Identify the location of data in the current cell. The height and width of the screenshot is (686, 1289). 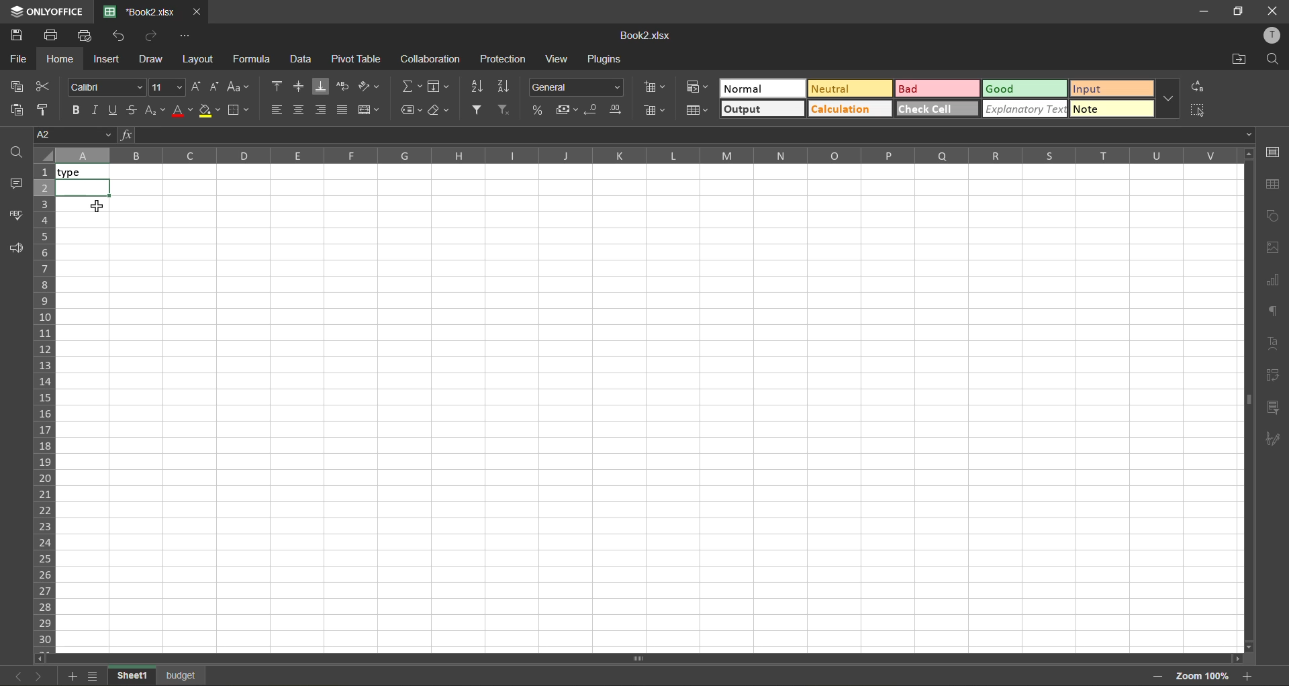
(275, 135).